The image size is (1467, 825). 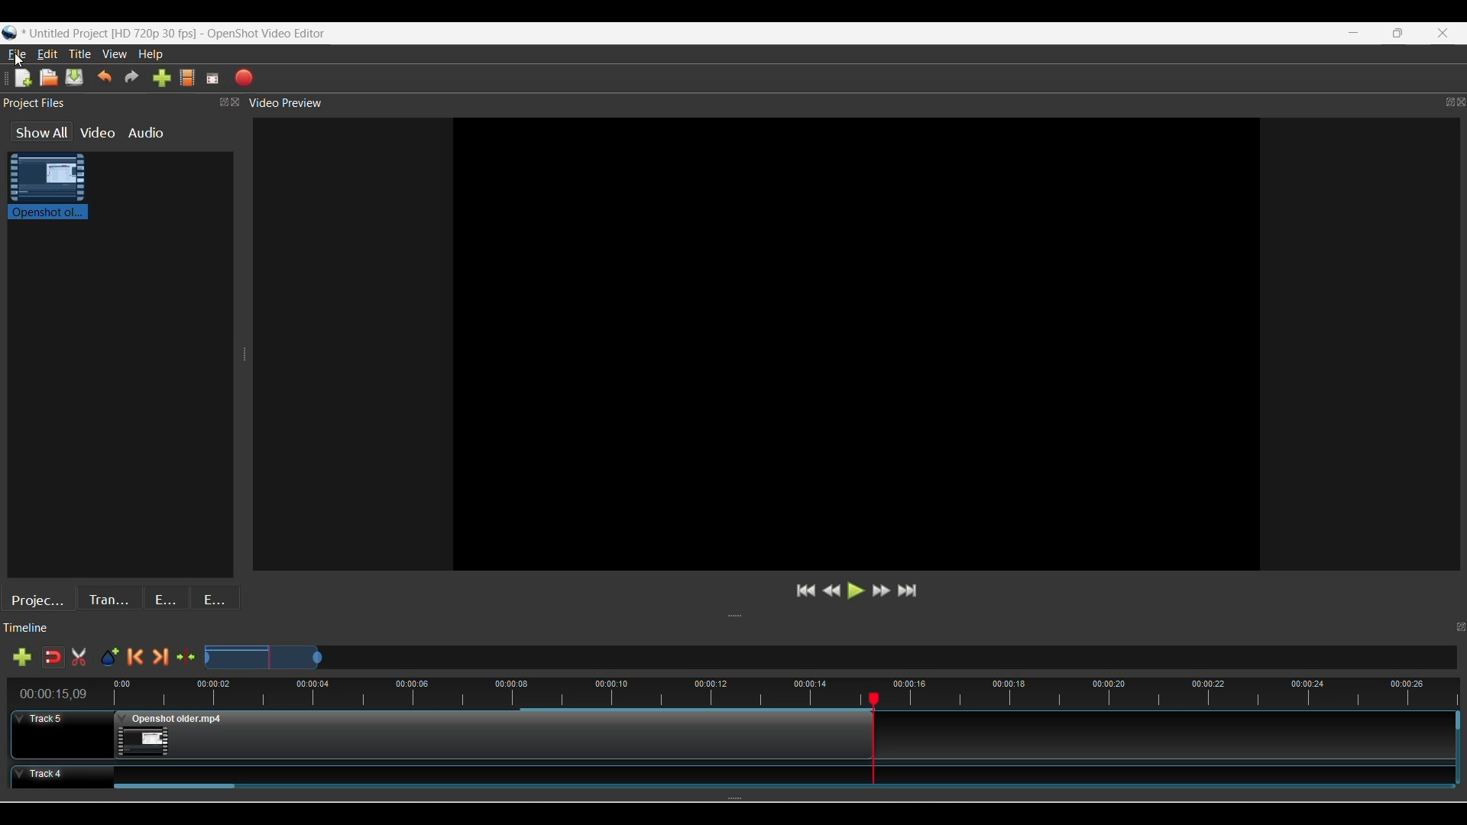 What do you see at coordinates (162, 78) in the screenshot?
I see `Import files` at bounding box center [162, 78].